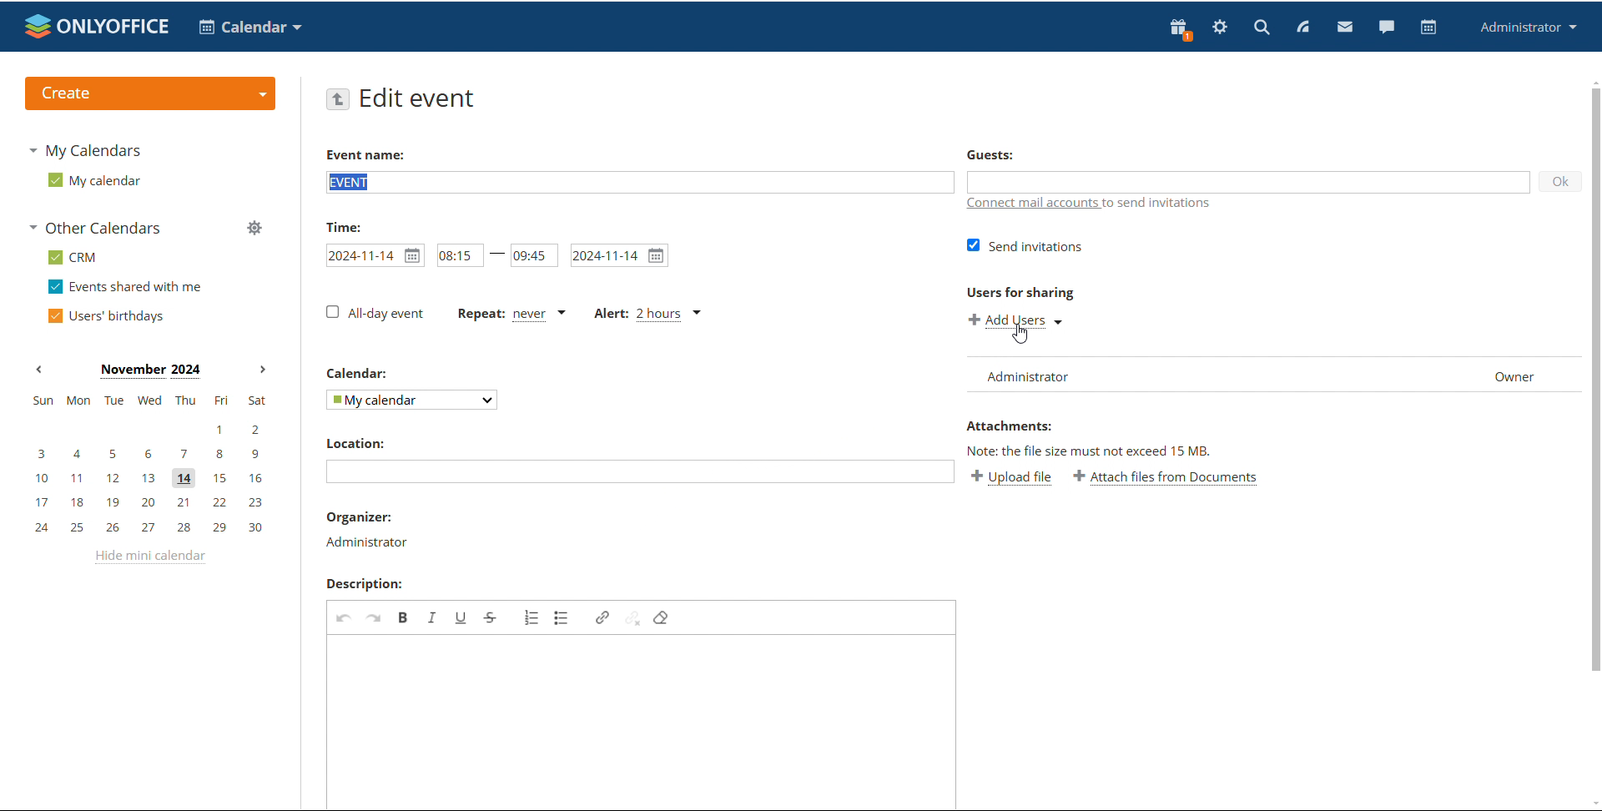 The width and height of the screenshot is (1602, 811). What do you see at coordinates (149, 528) in the screenshot?
I see `24, 25, 26, 27, 28, 29, 30 ` at bounding box center [149, 528].